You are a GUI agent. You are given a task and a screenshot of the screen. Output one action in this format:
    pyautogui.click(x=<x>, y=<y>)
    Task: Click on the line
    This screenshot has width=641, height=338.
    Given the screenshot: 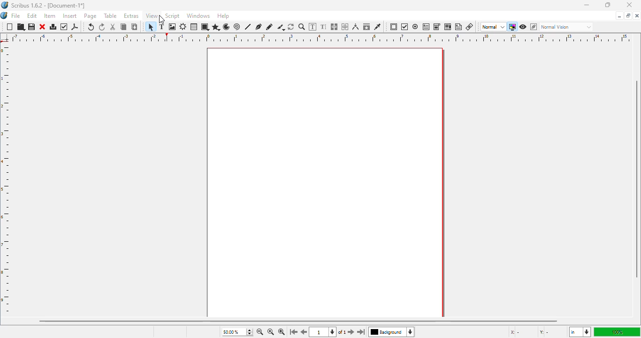 What is the action you would take?
    pyautogui.click(x=248, y=27)
    